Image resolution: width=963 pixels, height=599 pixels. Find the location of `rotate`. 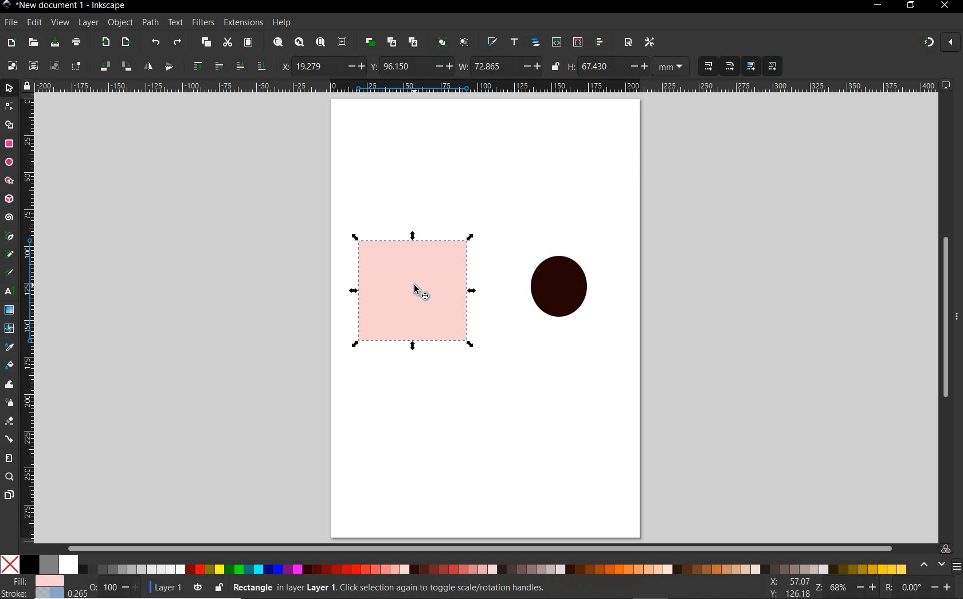

rotate is located at coordinates (923, 588).